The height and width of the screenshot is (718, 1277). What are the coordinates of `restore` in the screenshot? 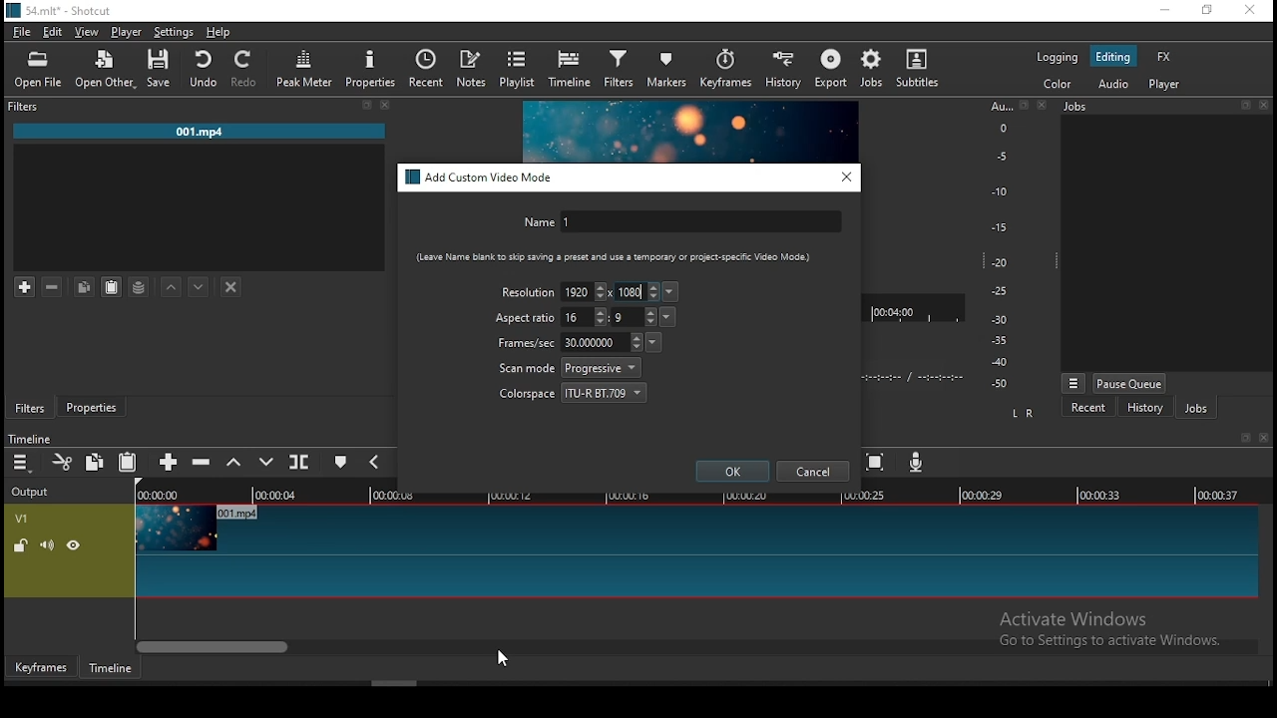 It's located at (366, 106).